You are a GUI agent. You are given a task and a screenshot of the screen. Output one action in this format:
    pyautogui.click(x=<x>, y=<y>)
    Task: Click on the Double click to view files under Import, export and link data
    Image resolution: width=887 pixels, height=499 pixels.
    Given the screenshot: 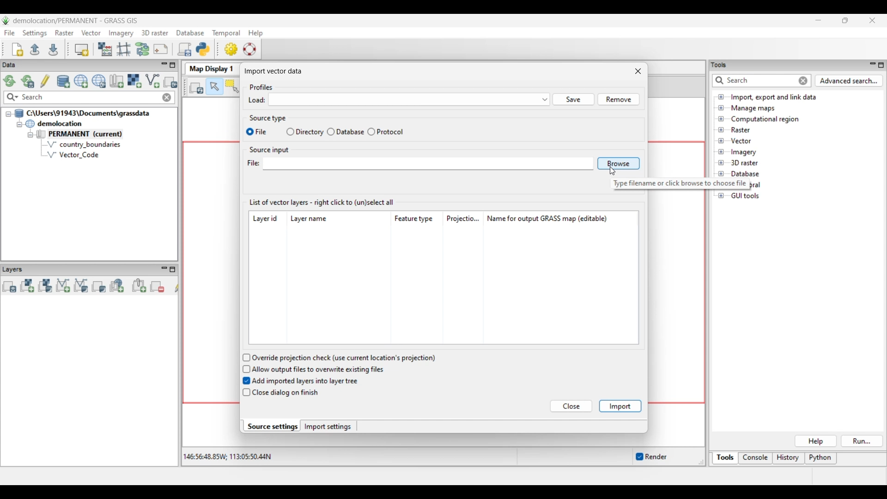 What is the action you would take?
    pyautogui.click(x=774, y=97)
    